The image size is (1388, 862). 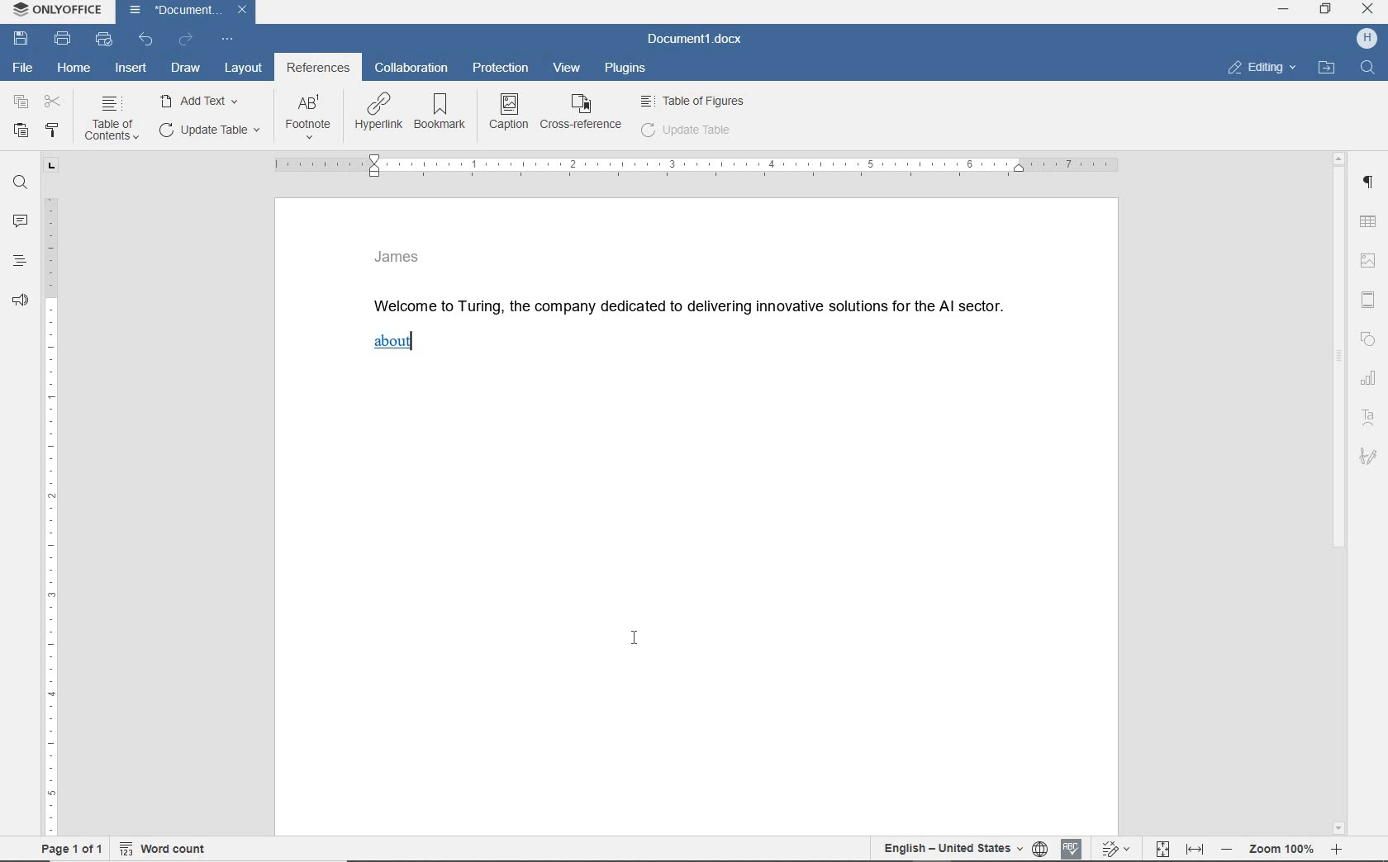 I want to click on fit topage, so click(x=1162, y=849).